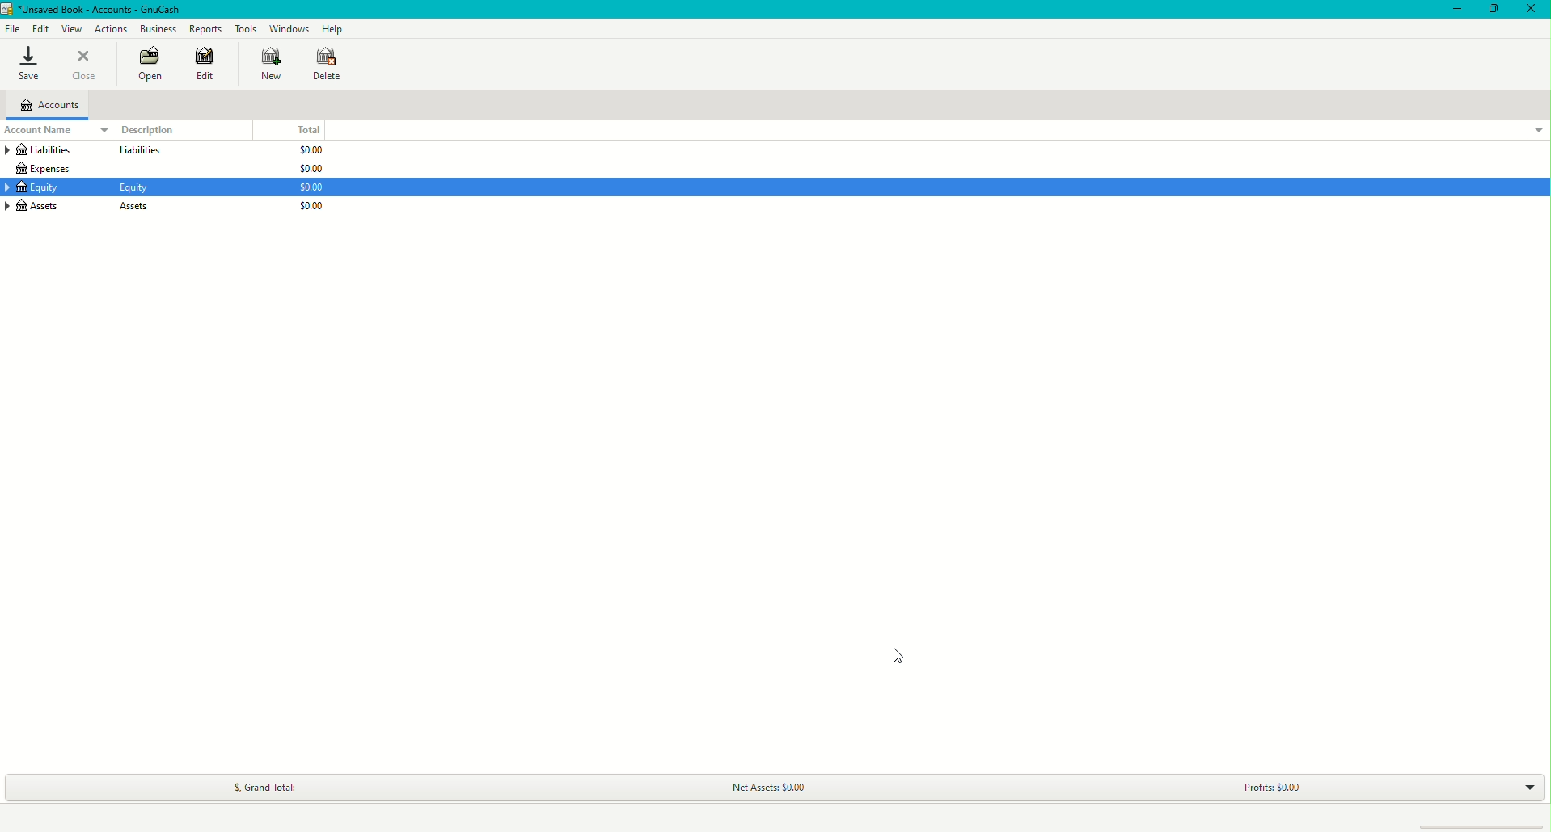 This screenshot has width=1551, height=832. What do you see at coordinates (205, 28) in the screenshot?
I see `Reports` at bounding box center [205, 28].